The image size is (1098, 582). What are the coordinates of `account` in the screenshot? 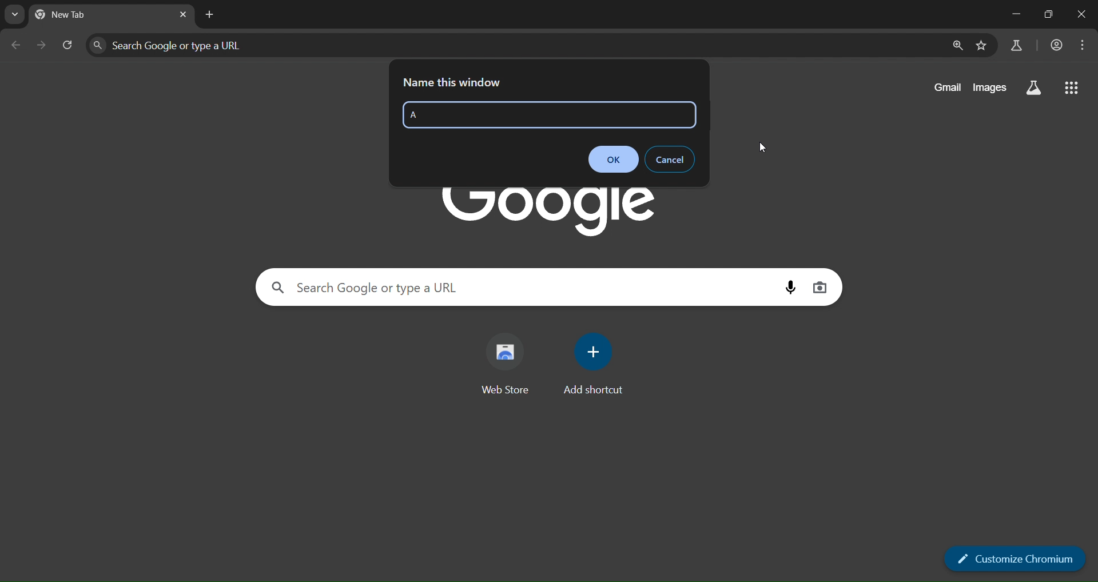 It's located at (1059, 45).